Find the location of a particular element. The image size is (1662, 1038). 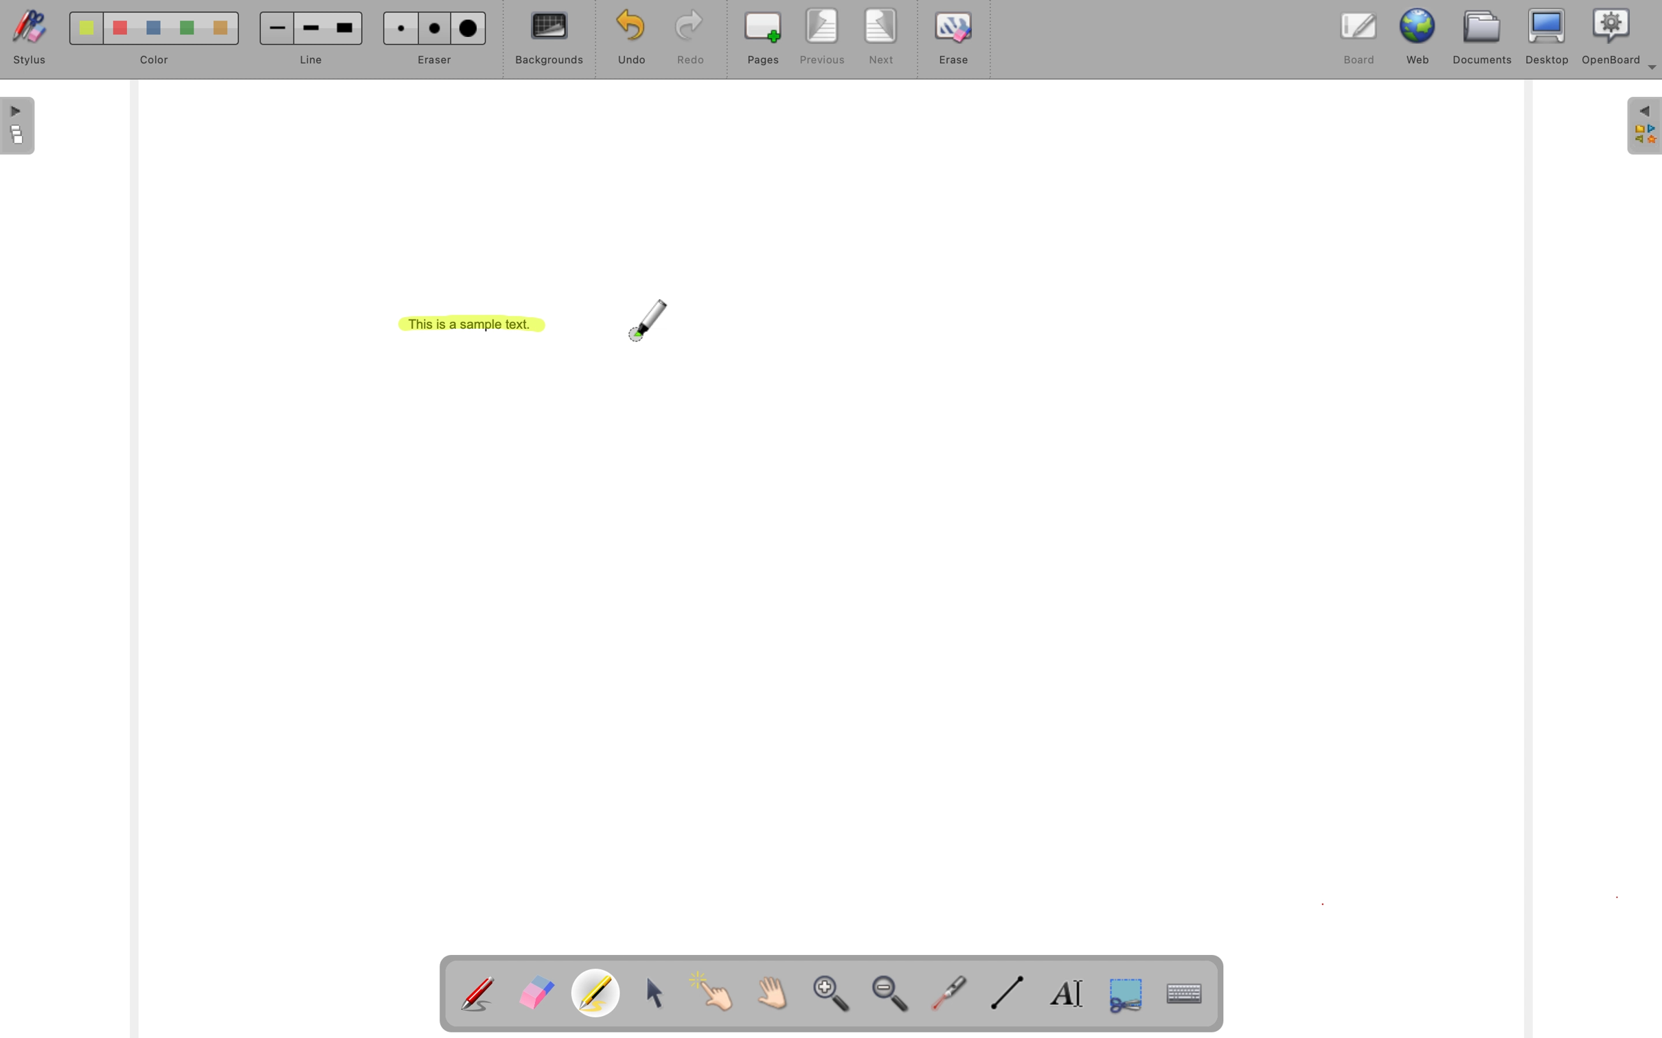

This is a sample text. is located at coordinates (479, 325).